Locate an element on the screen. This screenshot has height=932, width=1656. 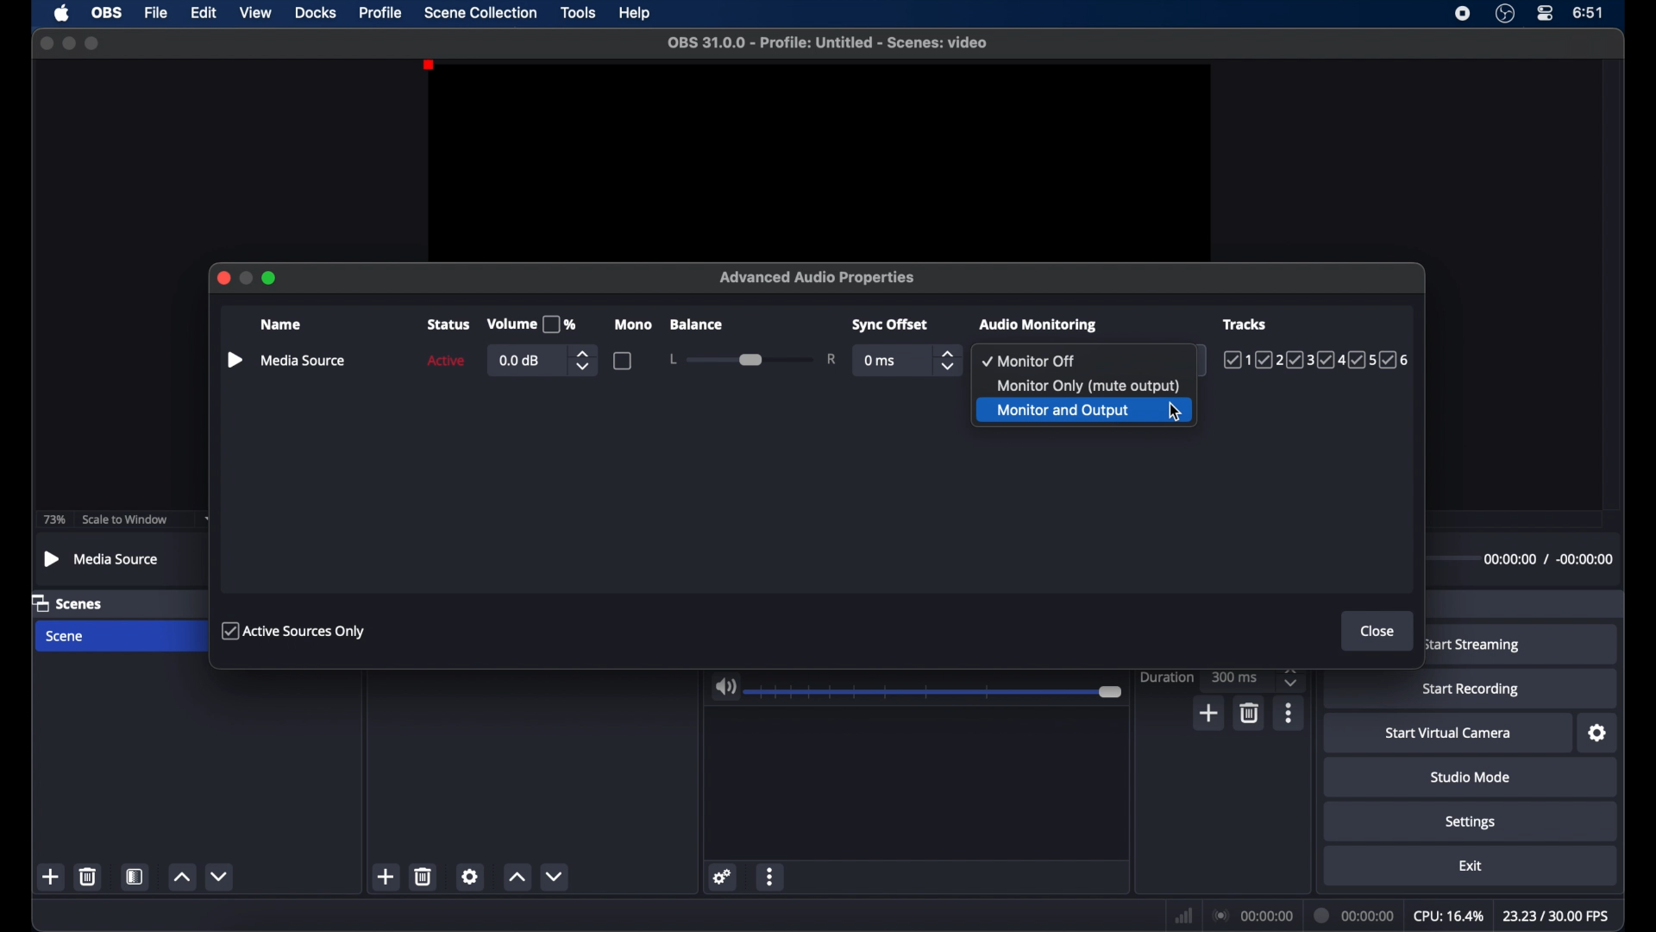
audio monitoring  is located at coordinates (1038, 325).